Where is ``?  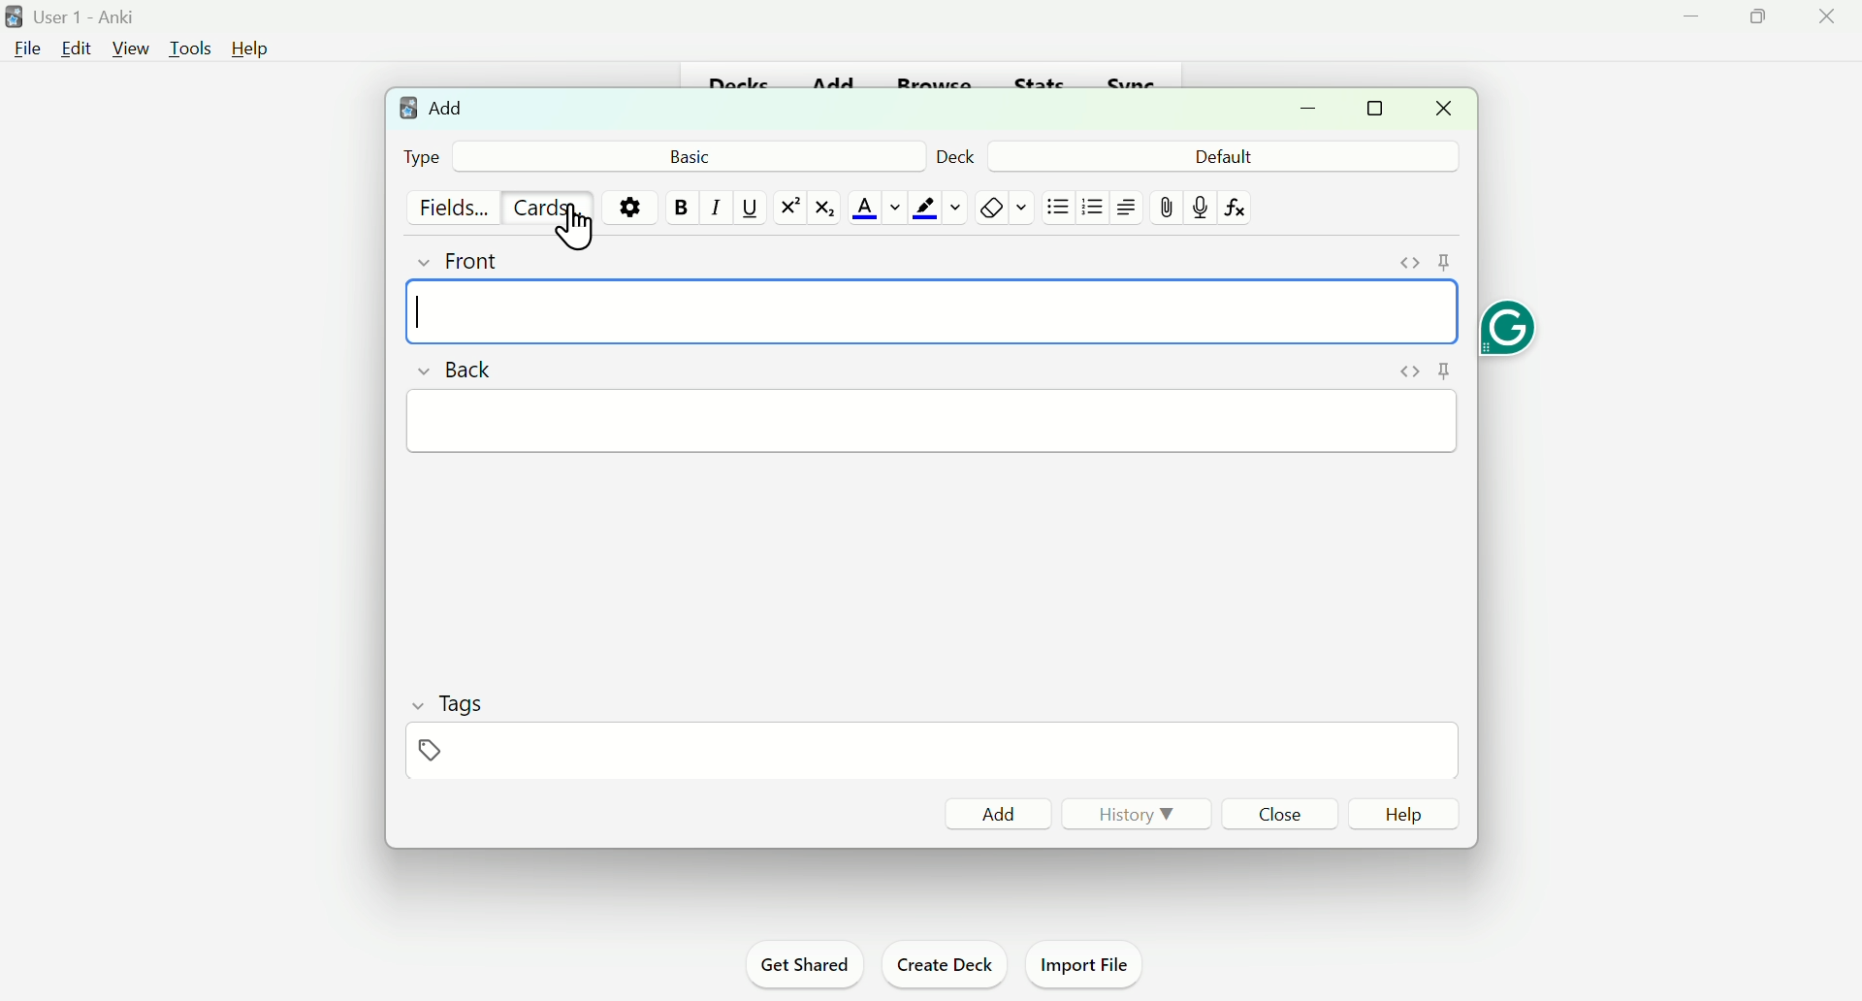  is located at coordinates (1231, 156).